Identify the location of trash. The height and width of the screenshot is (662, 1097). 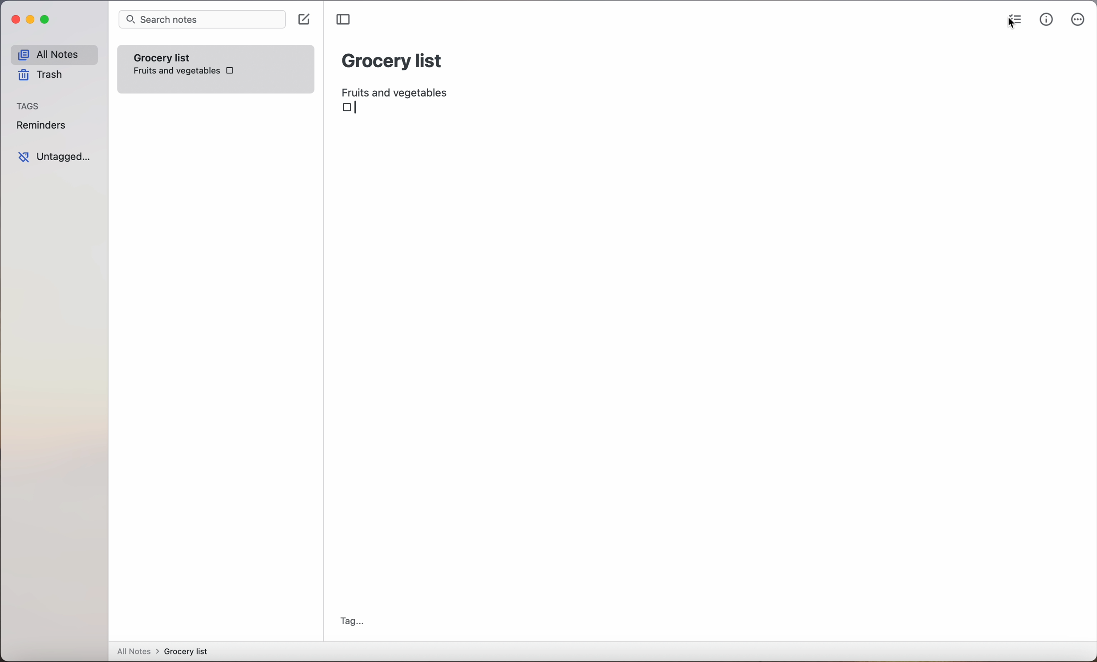
(39, 77).